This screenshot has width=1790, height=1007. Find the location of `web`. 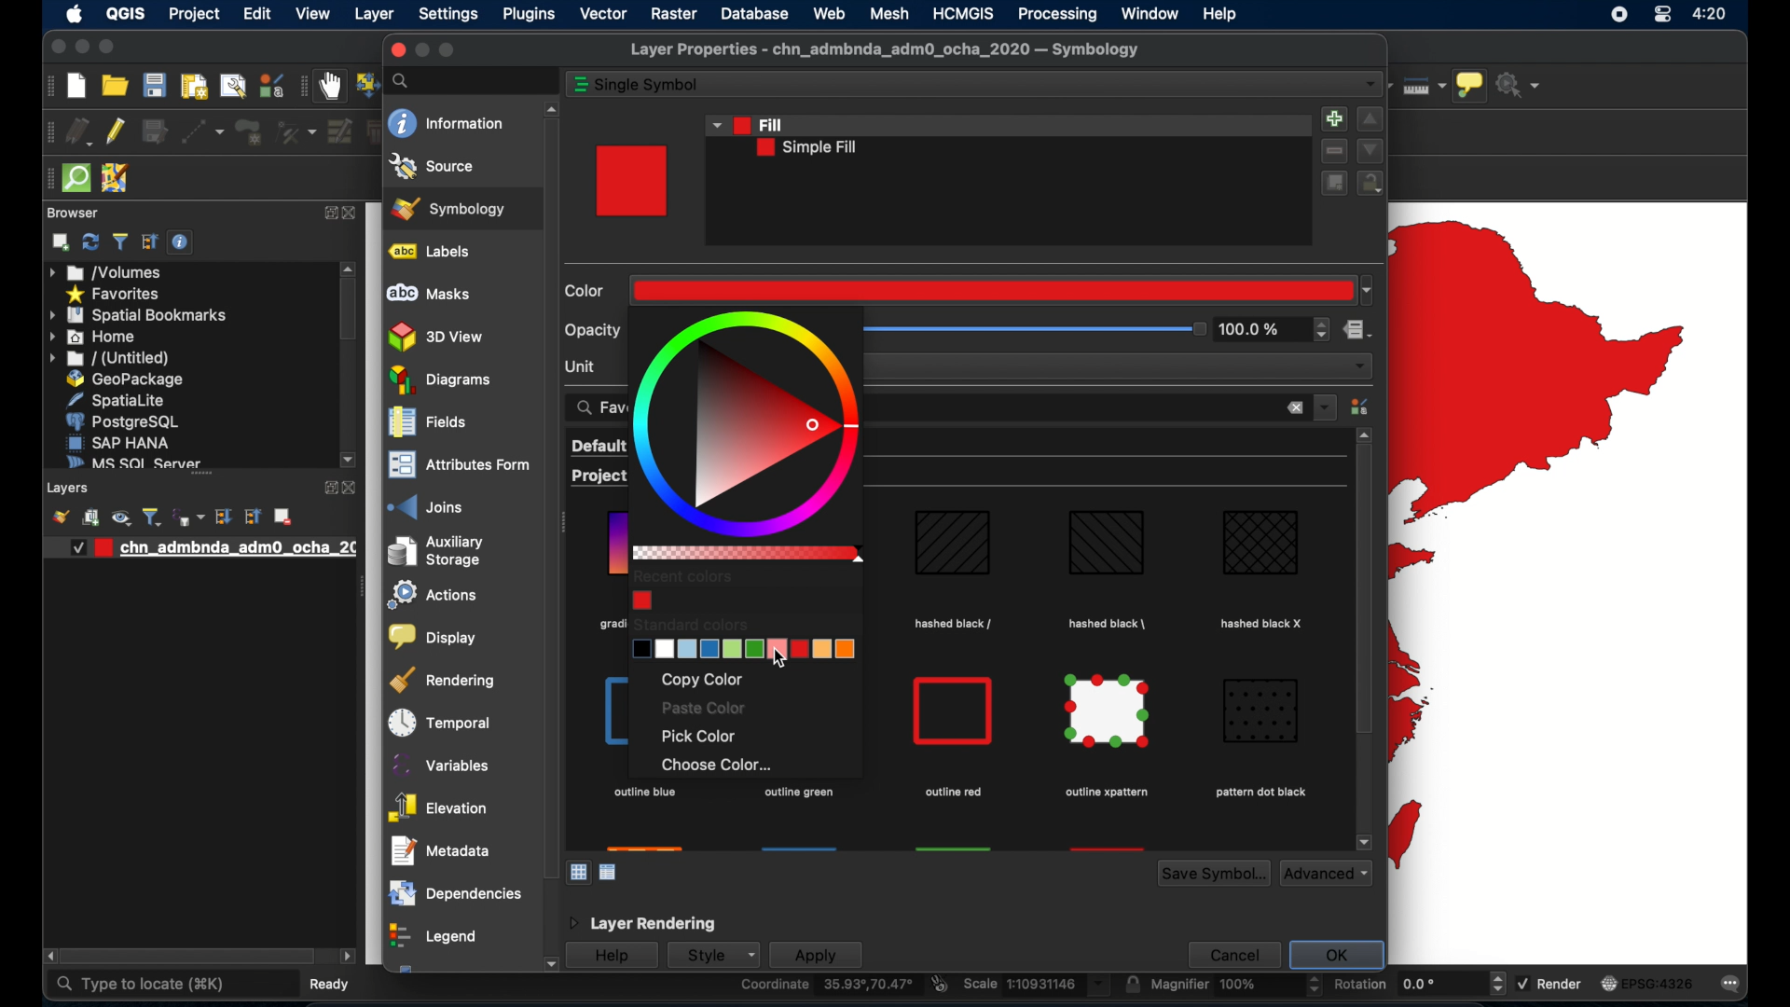

web is located at coordinates (829, 13).